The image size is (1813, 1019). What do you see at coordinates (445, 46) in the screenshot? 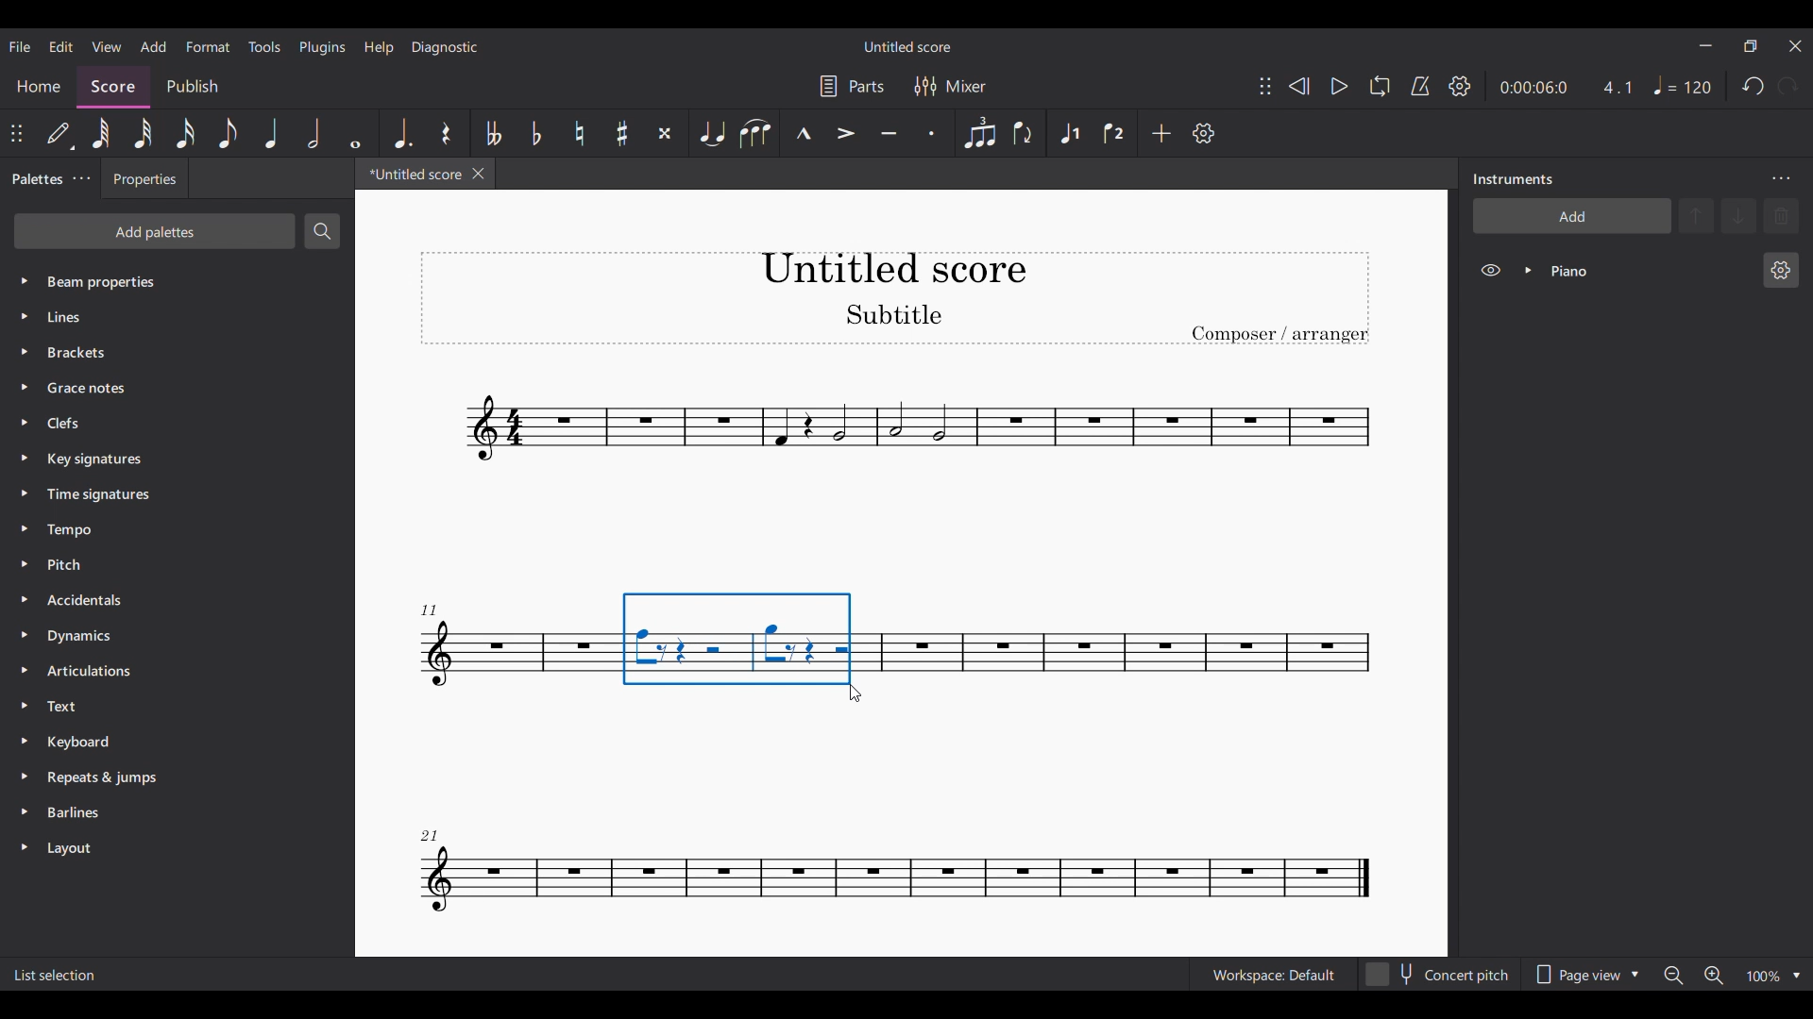
I see `Diagnostic menu` at bounding box center [445, 46].